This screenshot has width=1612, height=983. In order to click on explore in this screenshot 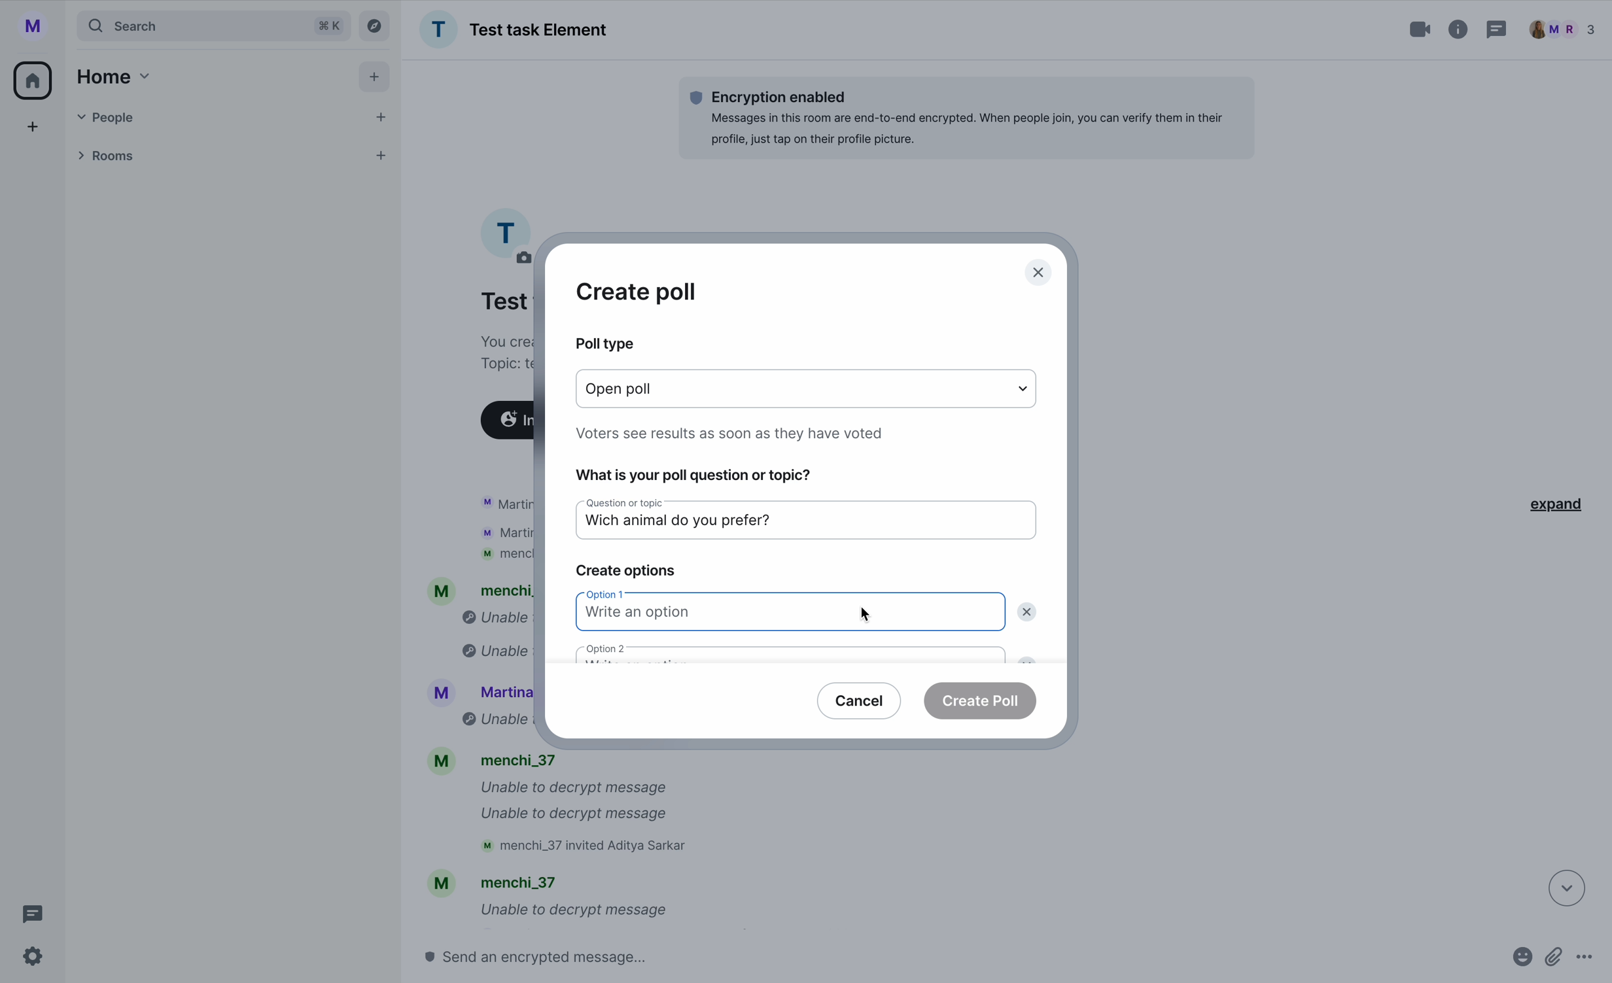, I will do `click(377, 25)`.